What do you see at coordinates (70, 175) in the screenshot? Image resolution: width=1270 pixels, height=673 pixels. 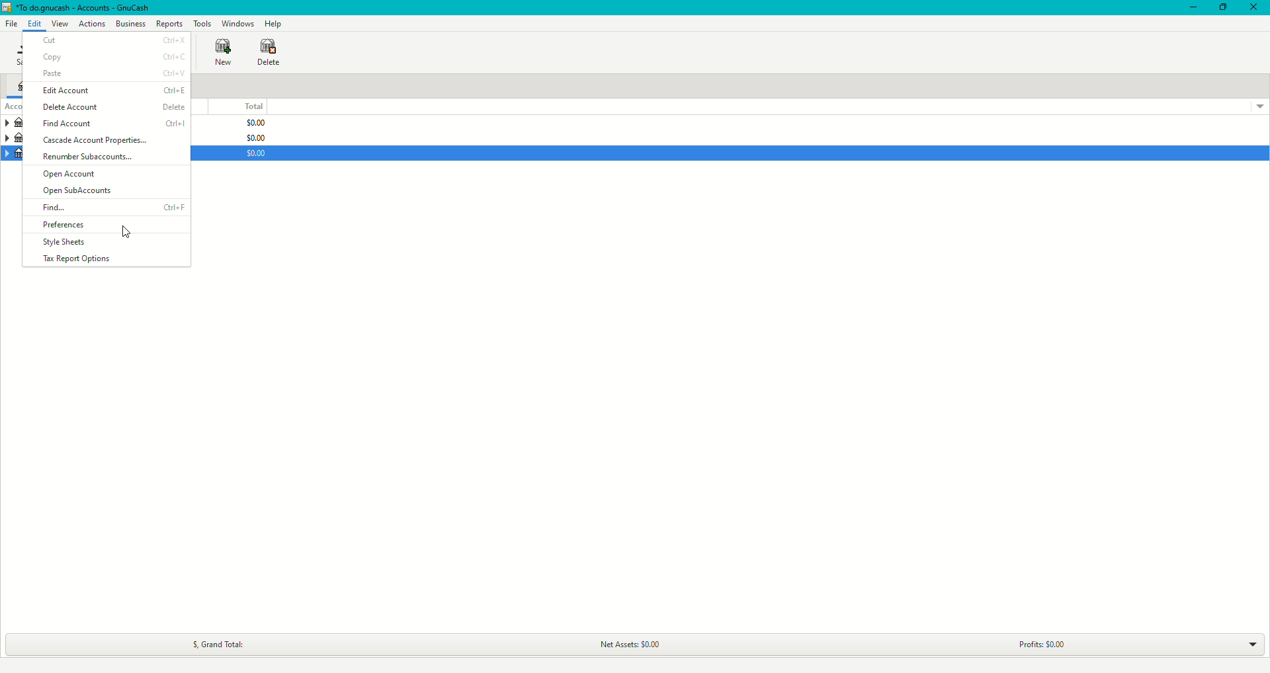 I see `Open Account` at bounding box center [70, 175].